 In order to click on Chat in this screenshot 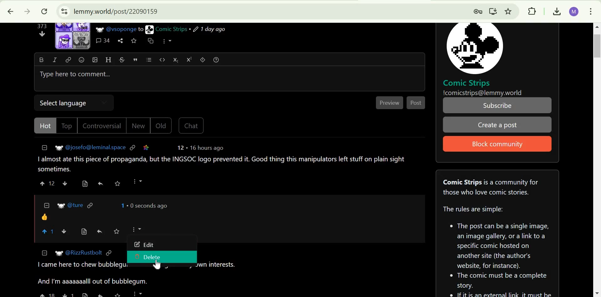, I will do `click(191, 126)`.